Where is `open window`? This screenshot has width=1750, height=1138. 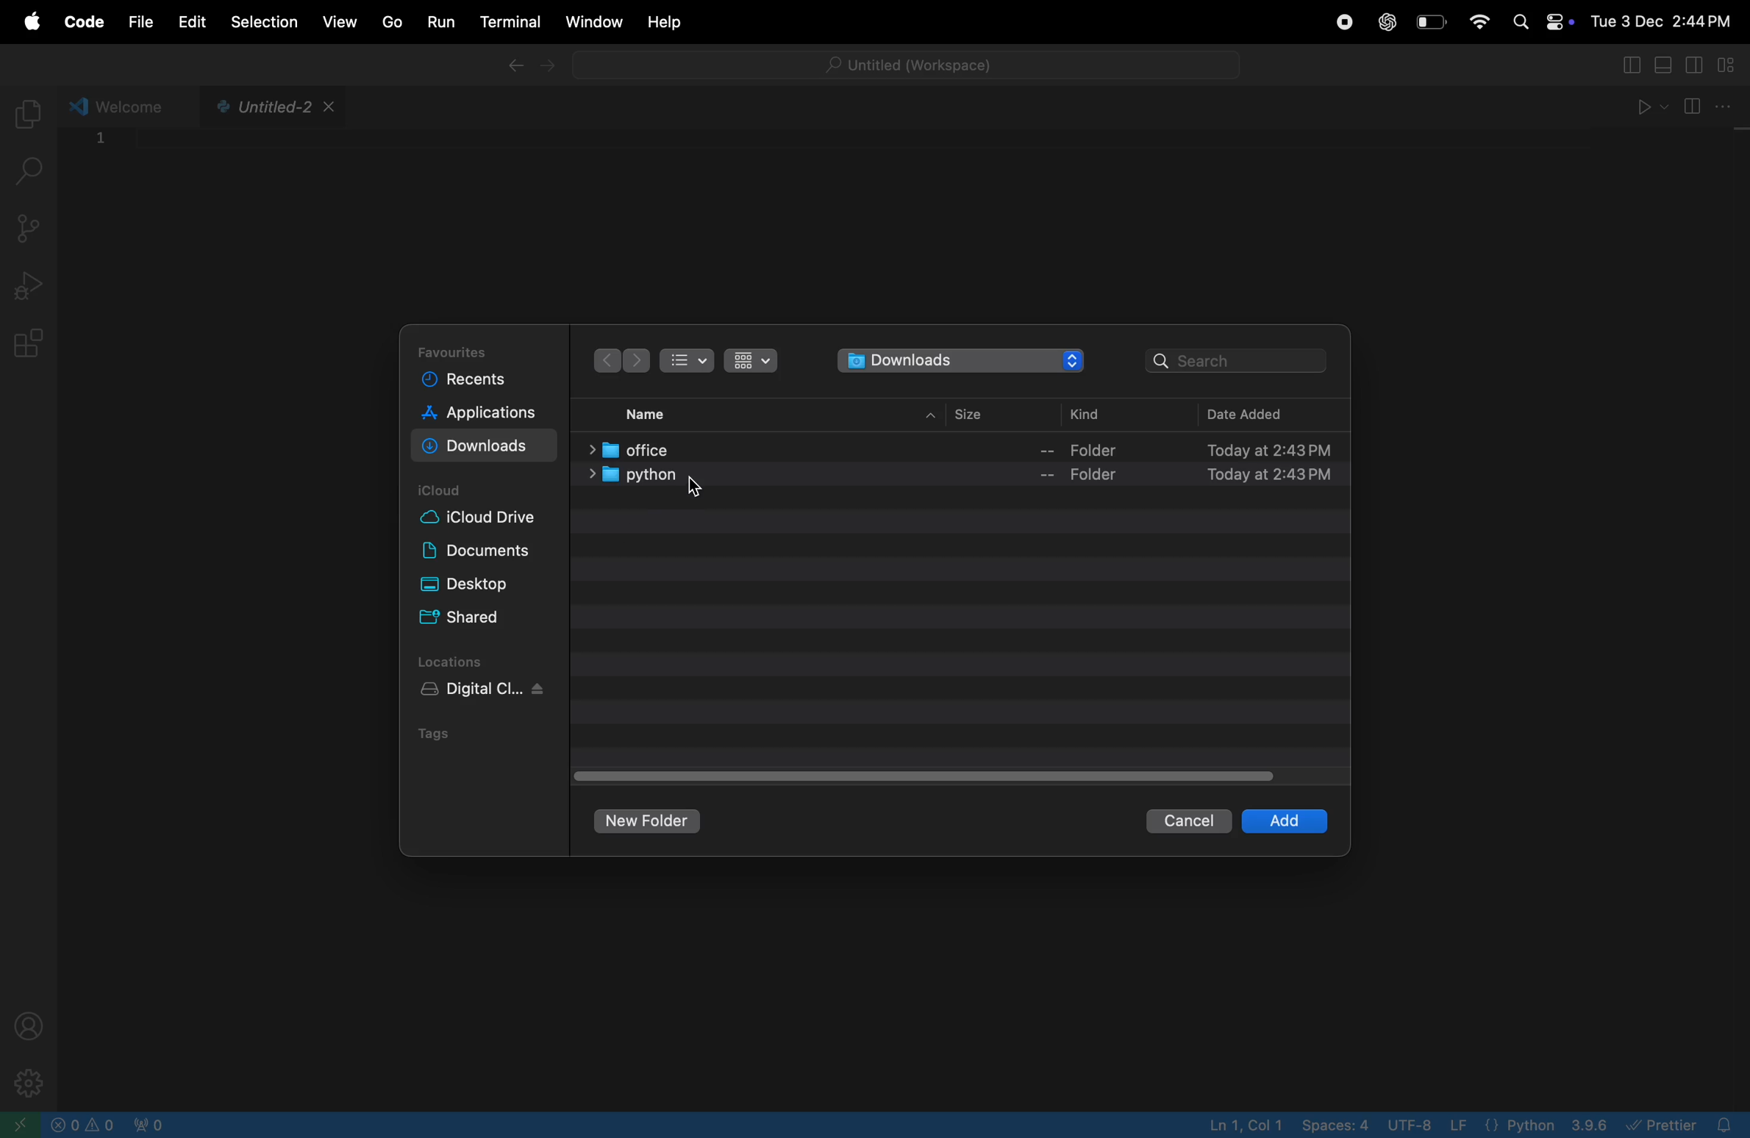
open window is located at coordinates (18, 1125).